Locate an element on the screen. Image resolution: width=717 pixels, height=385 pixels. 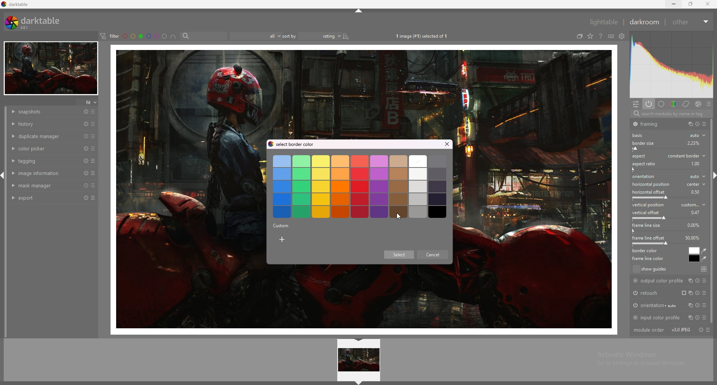
aspect is located at coordinates (639, 156).